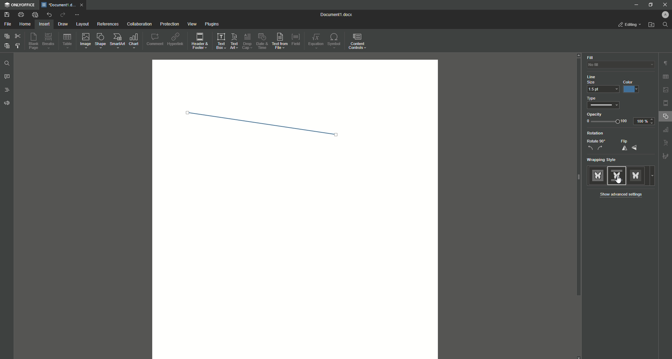 The image size is (672, 359). I want to click on Comment, so click(155, 39).